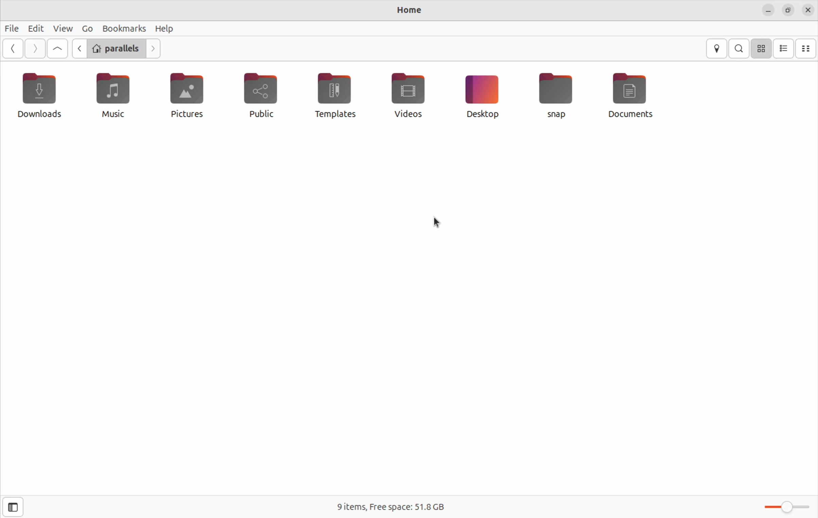 The image size is (818, 518). I want to click on next, so click(34, 49).